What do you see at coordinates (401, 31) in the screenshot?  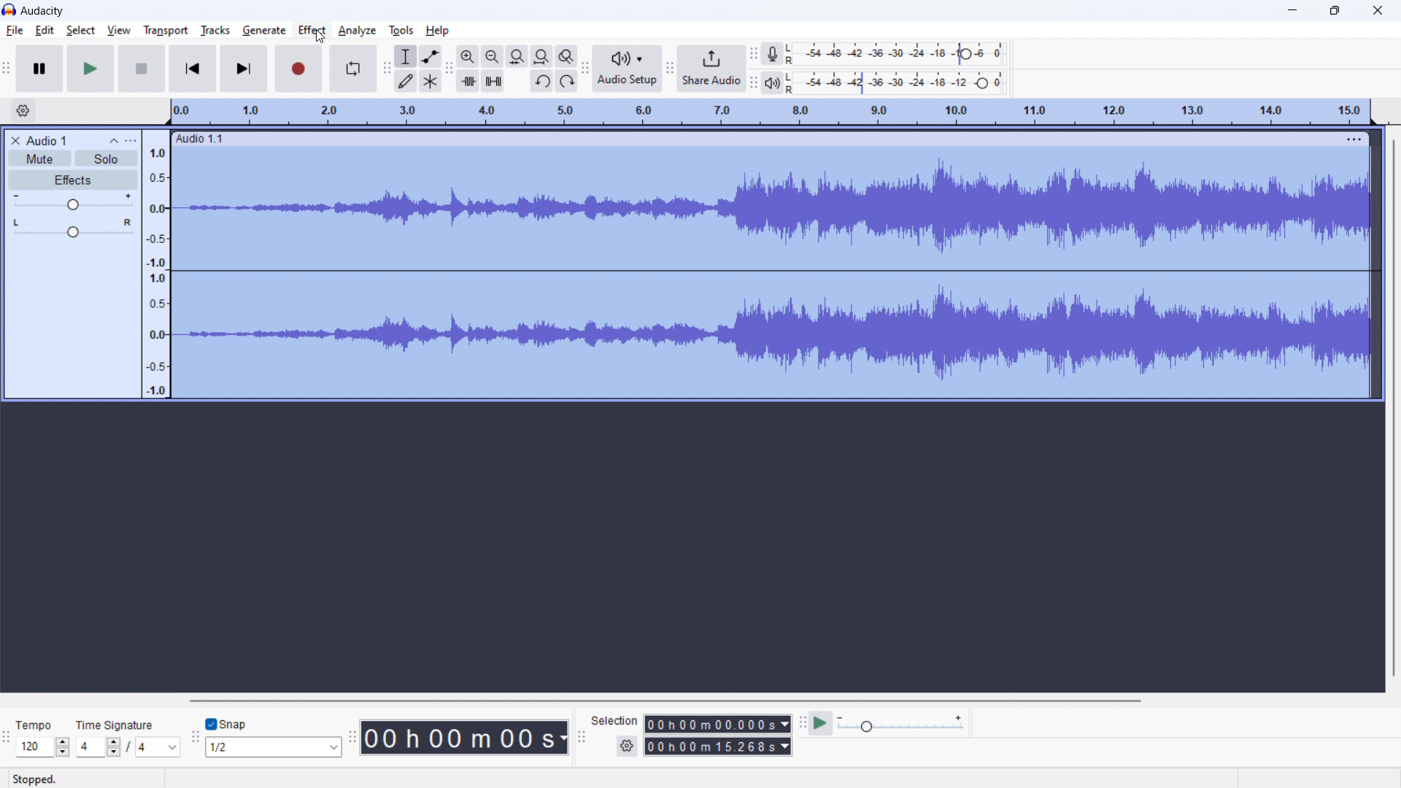 I see `tools` at bounding box center [401, 31].